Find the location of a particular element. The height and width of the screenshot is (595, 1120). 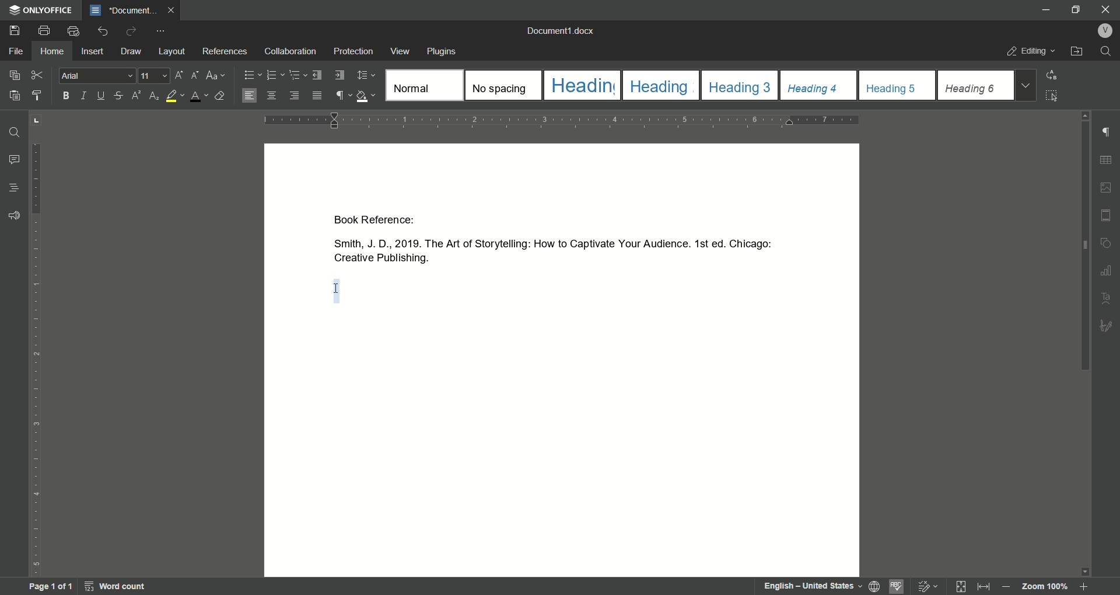

file is located at coordinates (16, 50).